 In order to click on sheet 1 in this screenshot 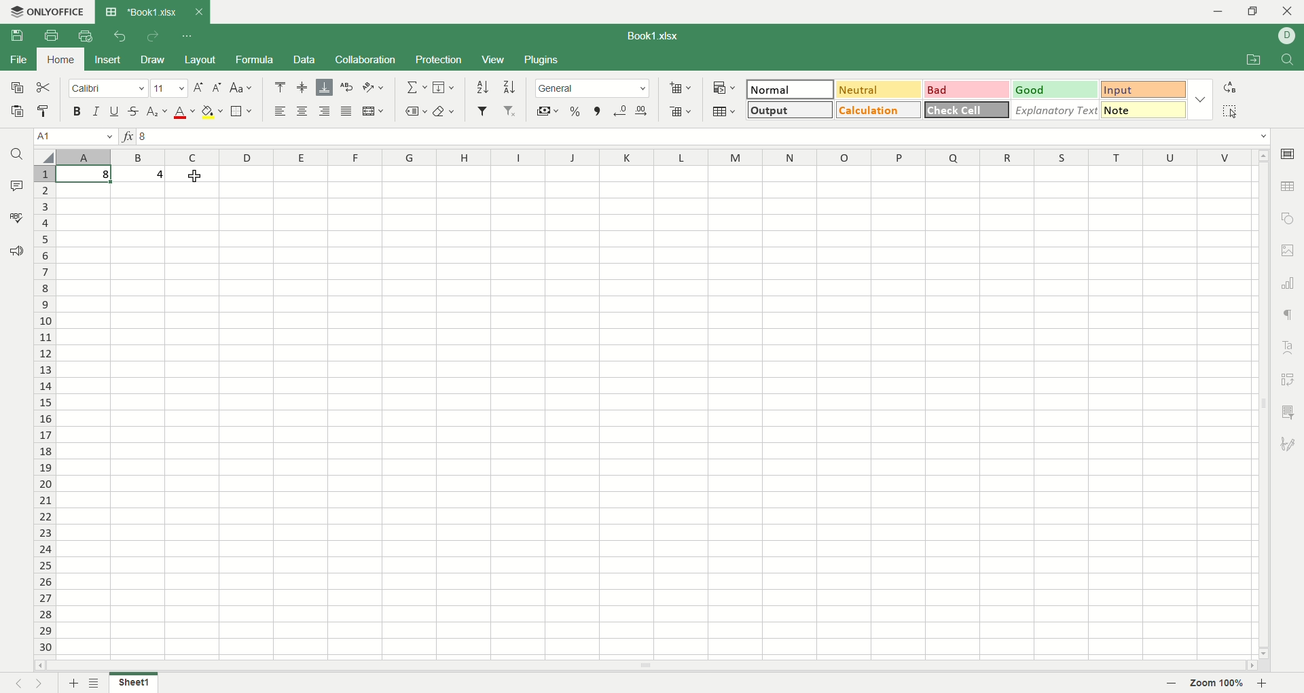, I will do `click(134, 682)`.